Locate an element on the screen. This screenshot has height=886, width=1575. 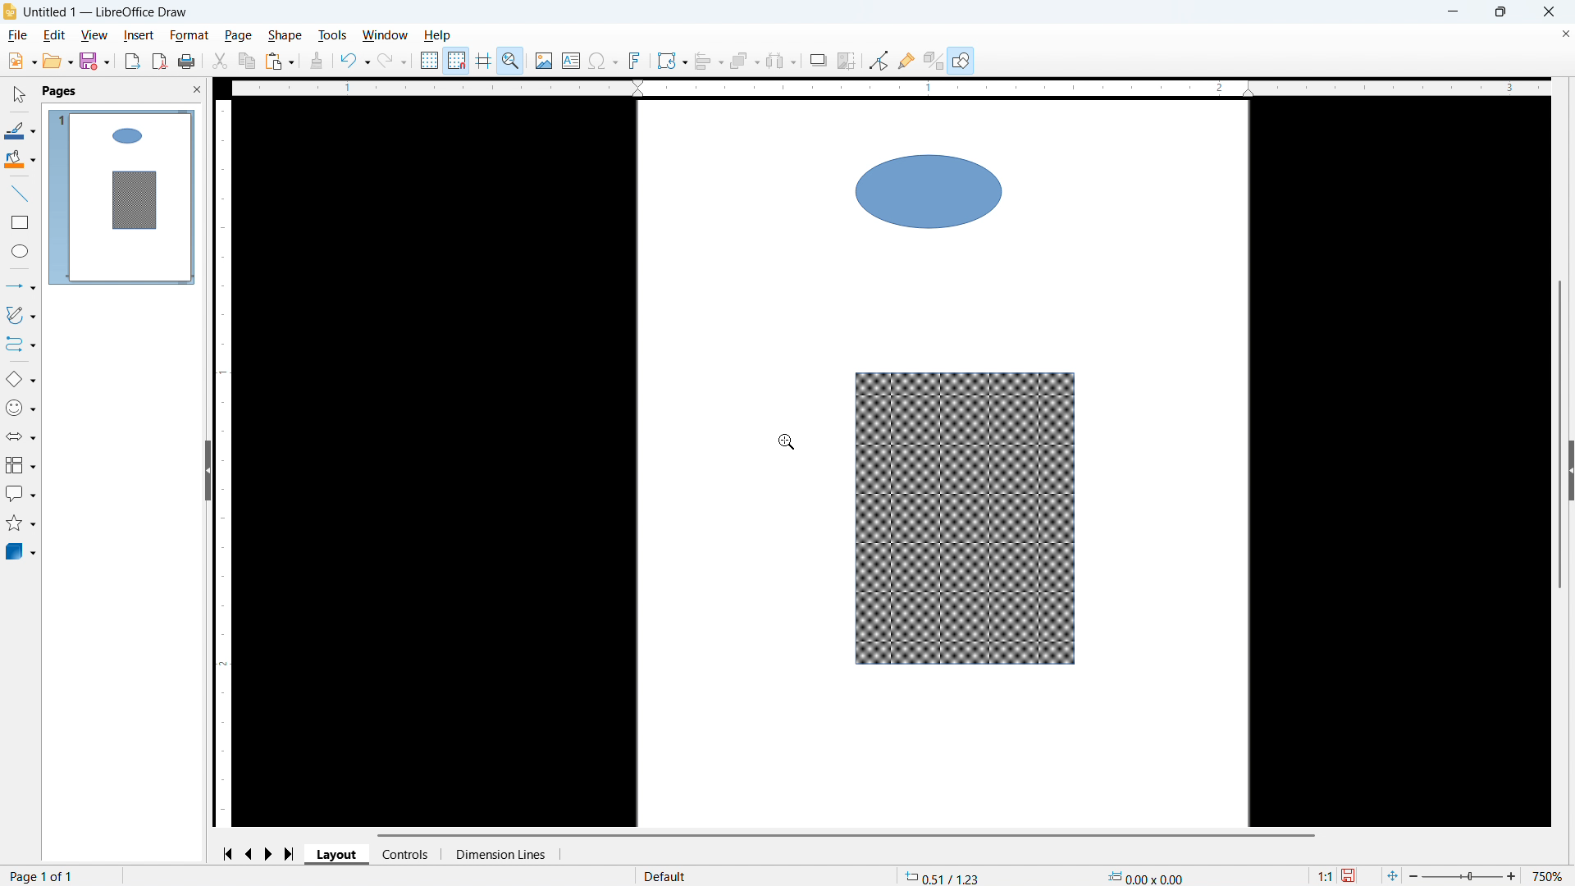
Guidelines while moving  is located at coordinates (483, 59).